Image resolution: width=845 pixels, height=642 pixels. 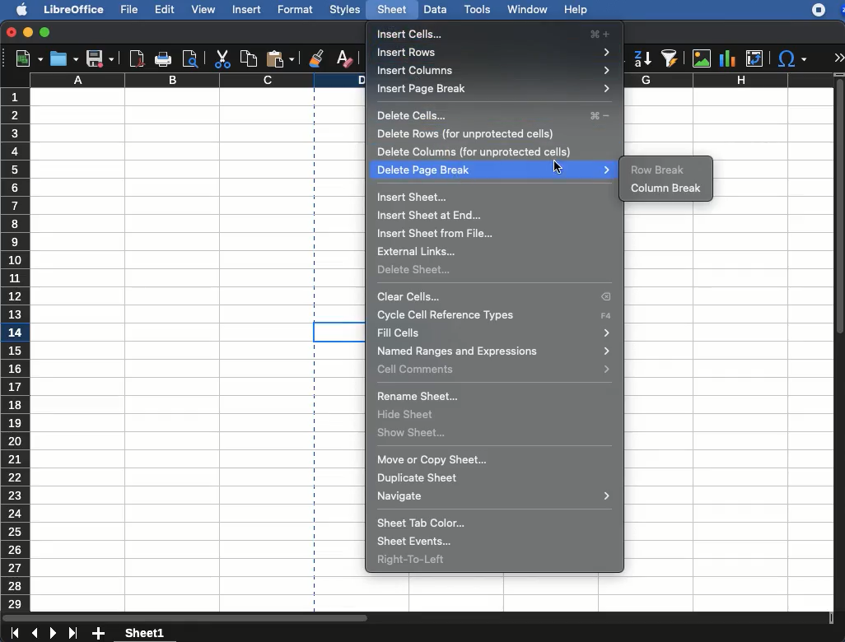 What do you see at coordinates (17, 9) in the screenshot?
I see `apple ` at bounding box center [17, 9].